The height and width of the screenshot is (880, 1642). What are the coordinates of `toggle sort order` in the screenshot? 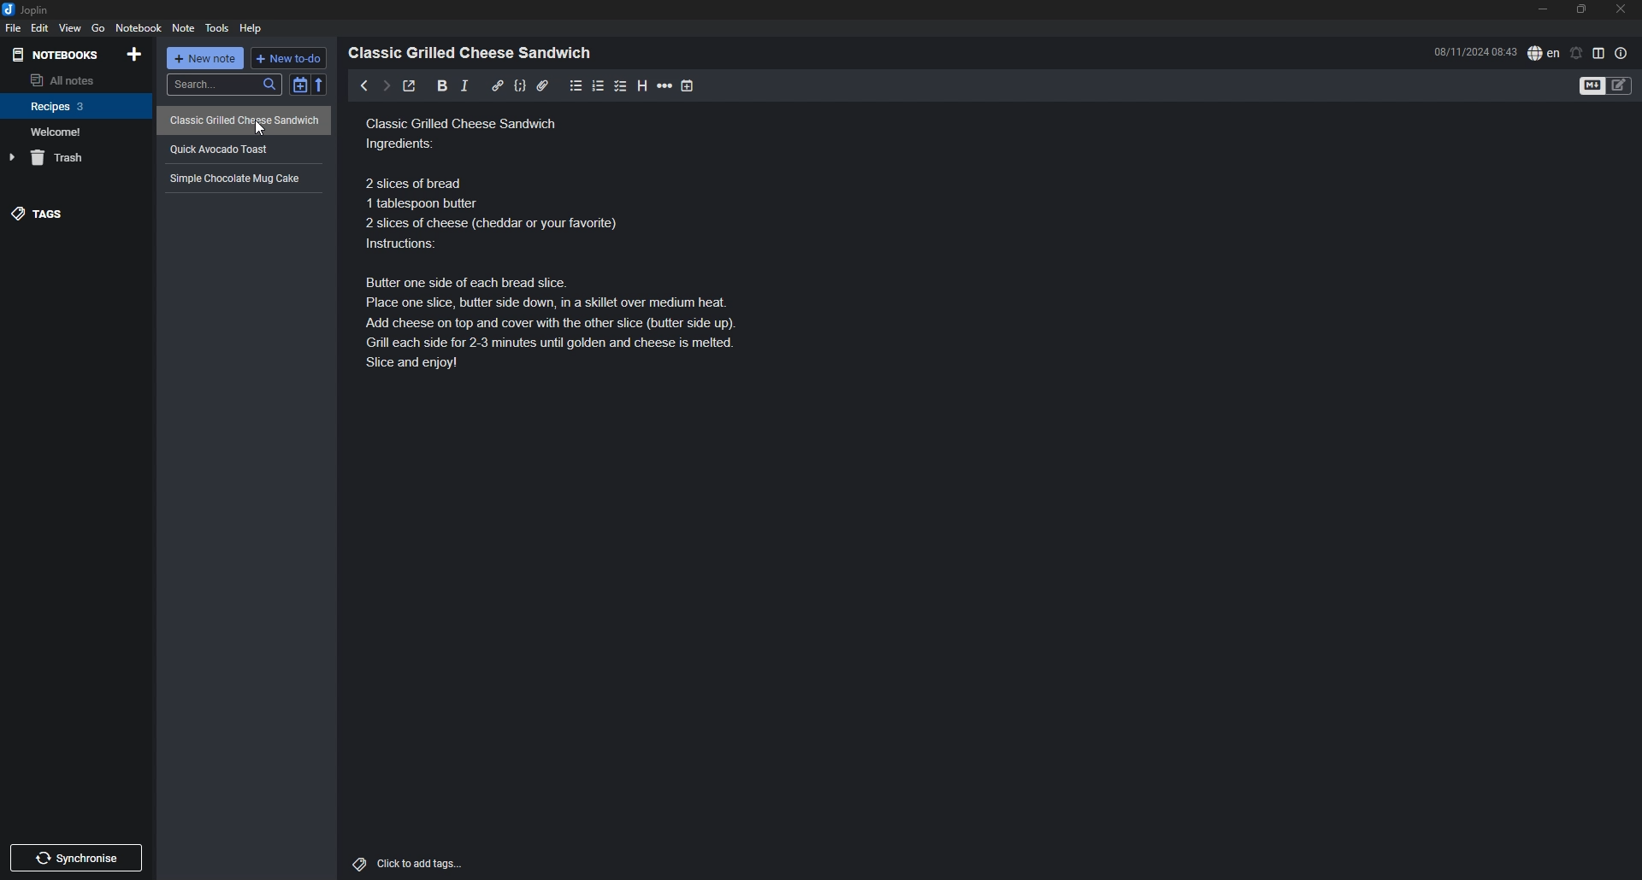 It's located at (299, 85).